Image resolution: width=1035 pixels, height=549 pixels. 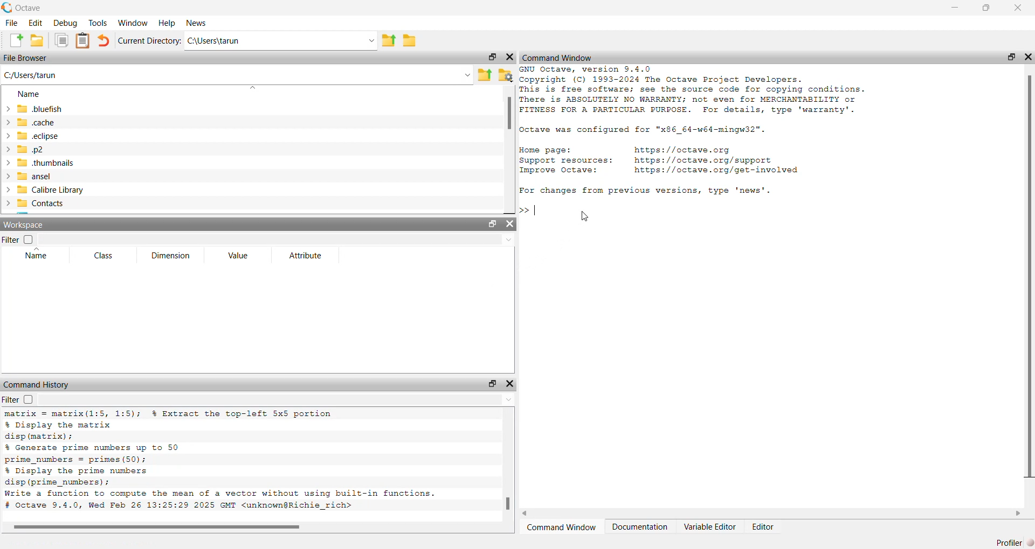 I want to click on GNU Octave, version 9.4.0

Copyright (C) 1993-2024 The Octave Project Developers.
This is free software; see the source code for copying conditions.
There is ABSOLUTELY NO WARRANTY; not even for MERCHANTABILITY or
FITNESS FOR A PARTICULAR PURPOSE. For details, type 'warranty'., so click(x=692, y=90).